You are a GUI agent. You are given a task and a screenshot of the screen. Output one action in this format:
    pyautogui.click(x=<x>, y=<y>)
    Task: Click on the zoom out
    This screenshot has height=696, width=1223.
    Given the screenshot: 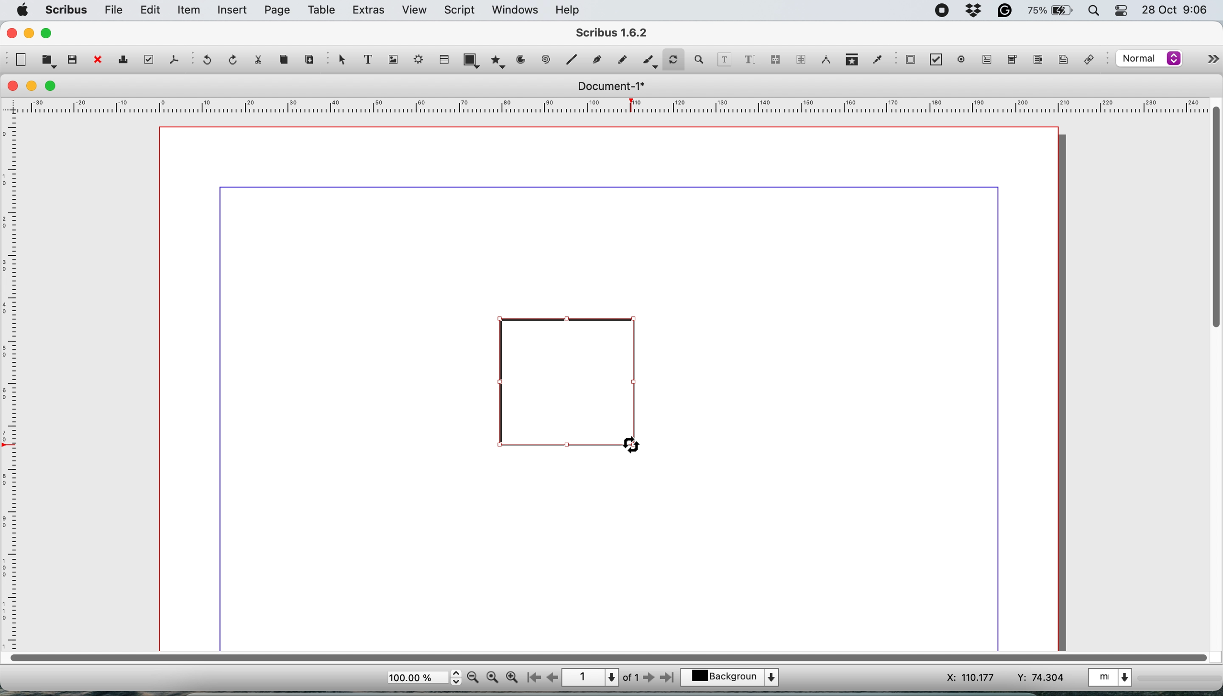 What is the action you would take?
    pyautogui.click(x=473, y=678)
    